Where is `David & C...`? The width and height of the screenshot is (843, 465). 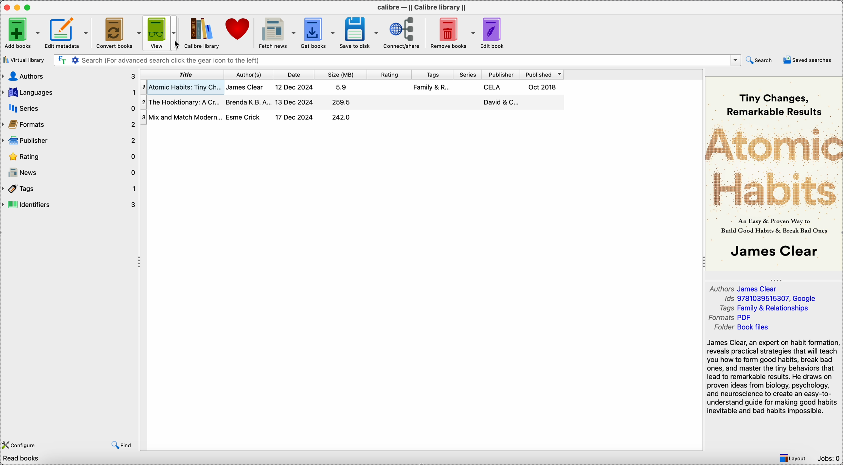 David & C... is located at coordinates (500, 102).